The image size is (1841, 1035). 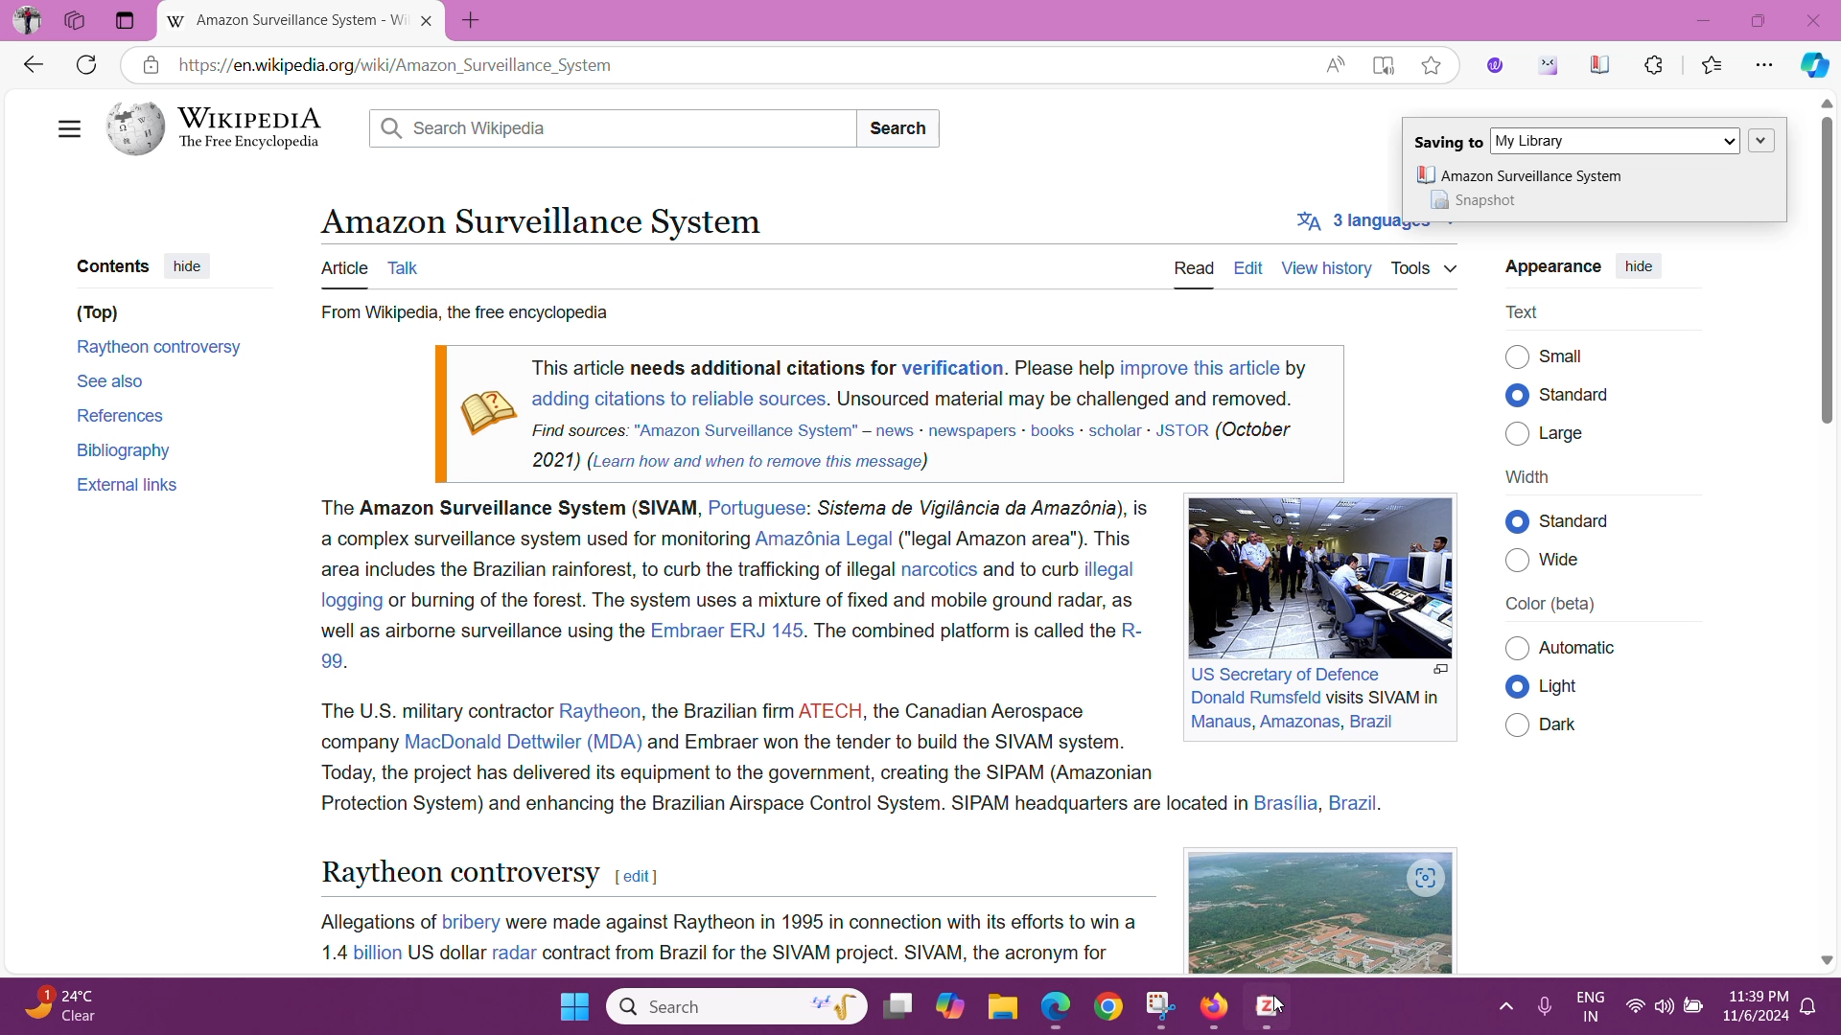 What do you see at coordinates (126, 21) in the screenshot?
I see `tab actions menu` at bounding box center [126, 21].